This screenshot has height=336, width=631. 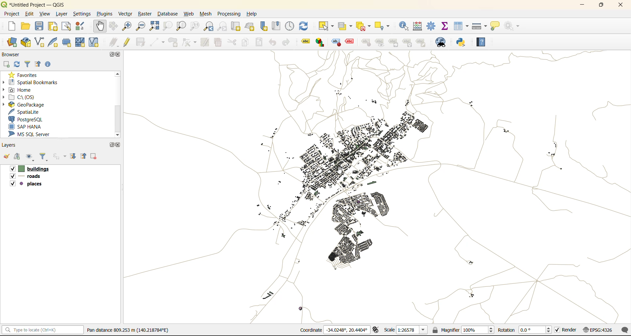 I want to click on label graph, so click(x=320, y=42).